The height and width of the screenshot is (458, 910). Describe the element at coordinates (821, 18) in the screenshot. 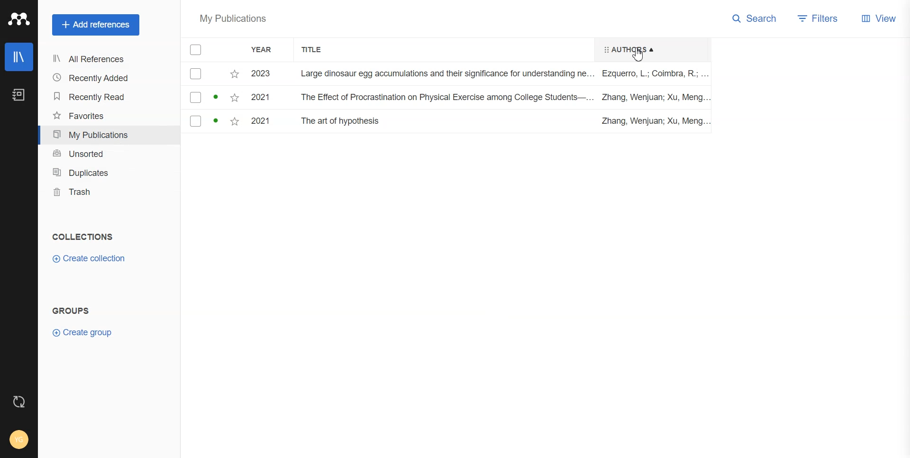

I see `Filters` at that location.